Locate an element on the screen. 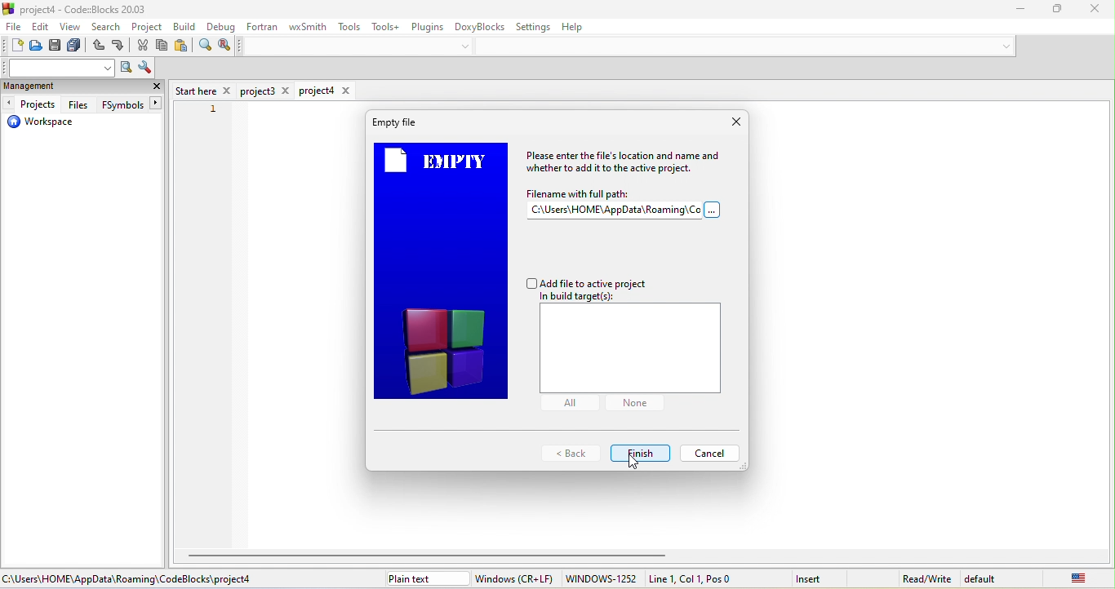 Image resolution: width=1115 pixels, height=589 pixels. close is located at coordinates (157, 88).